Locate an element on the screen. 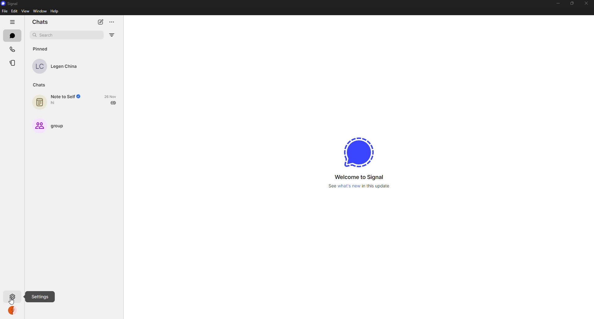  note to self is located at coordinates (59, 101).